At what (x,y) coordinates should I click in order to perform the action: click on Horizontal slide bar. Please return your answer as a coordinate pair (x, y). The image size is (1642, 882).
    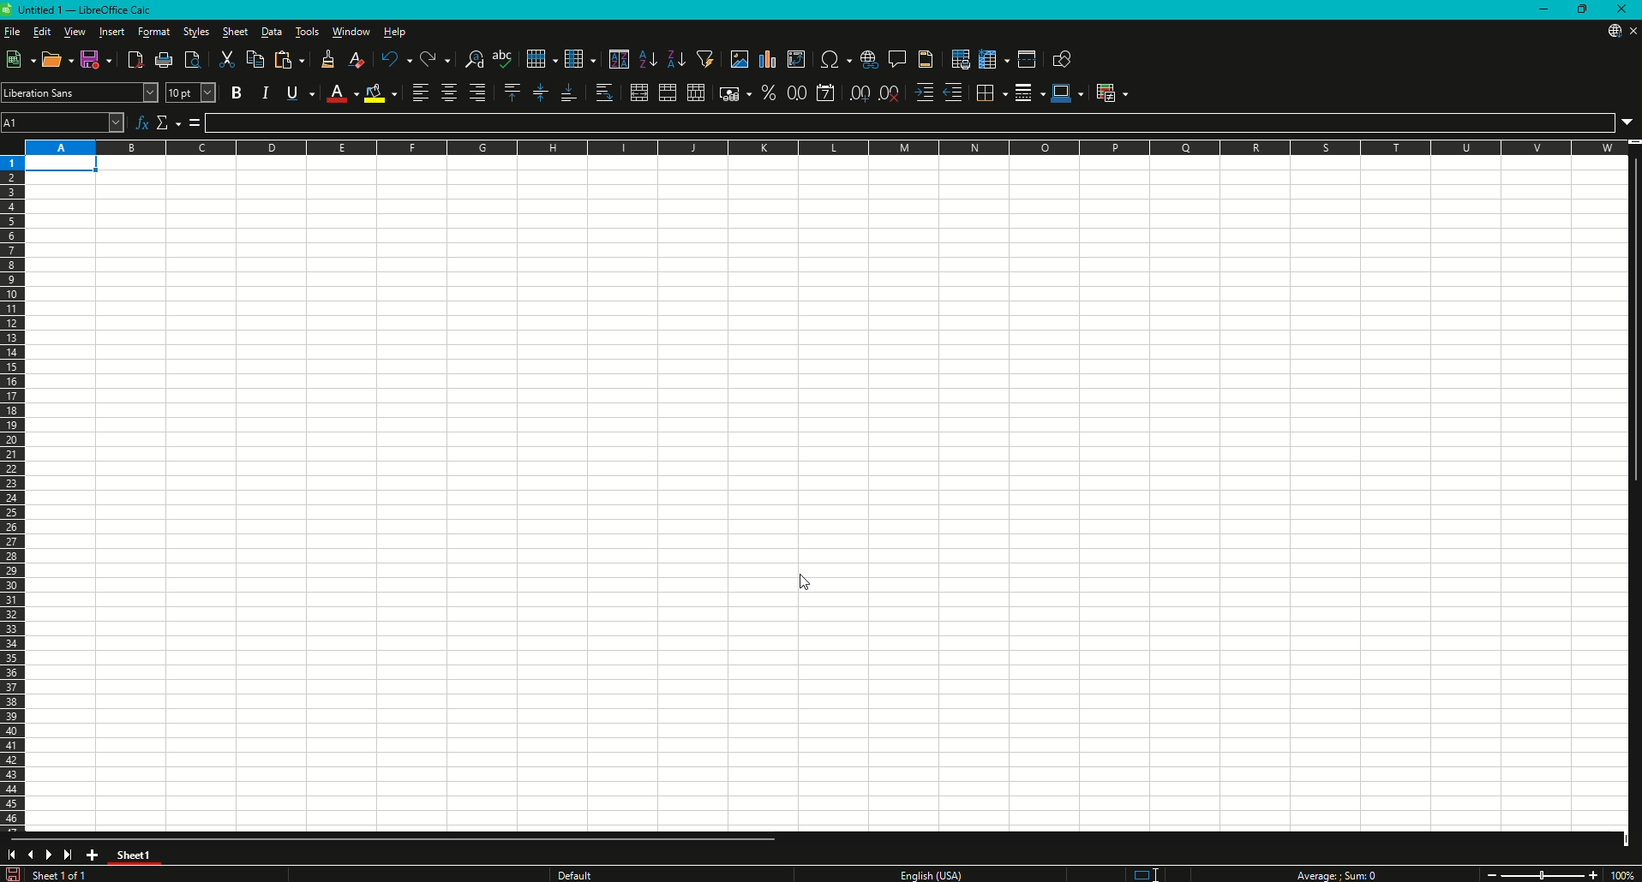
    Looking at the image, I should click on (397, 839).